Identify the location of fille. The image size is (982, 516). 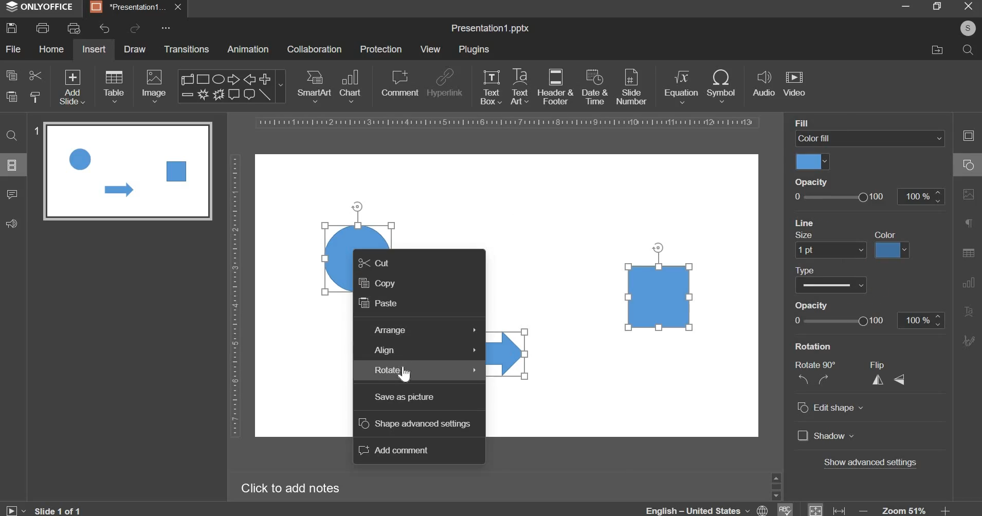
(803, 122).